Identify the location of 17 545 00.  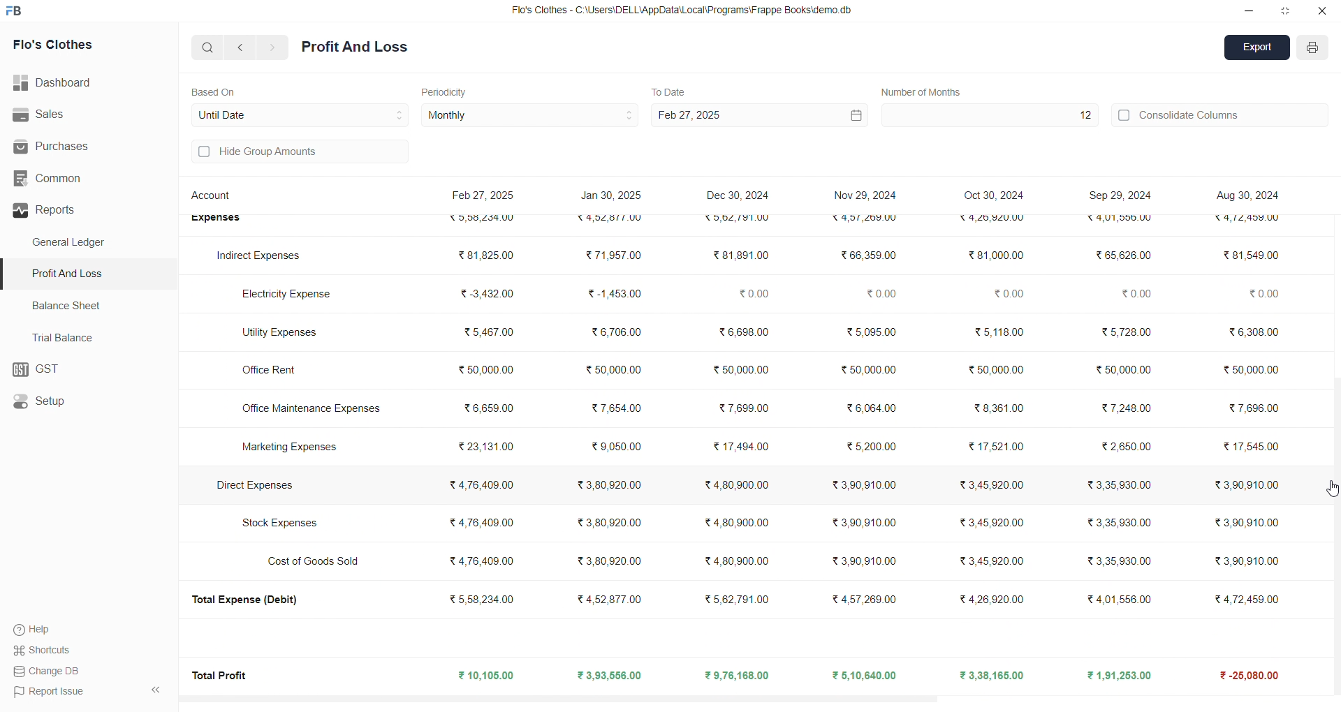
(1249, 449).